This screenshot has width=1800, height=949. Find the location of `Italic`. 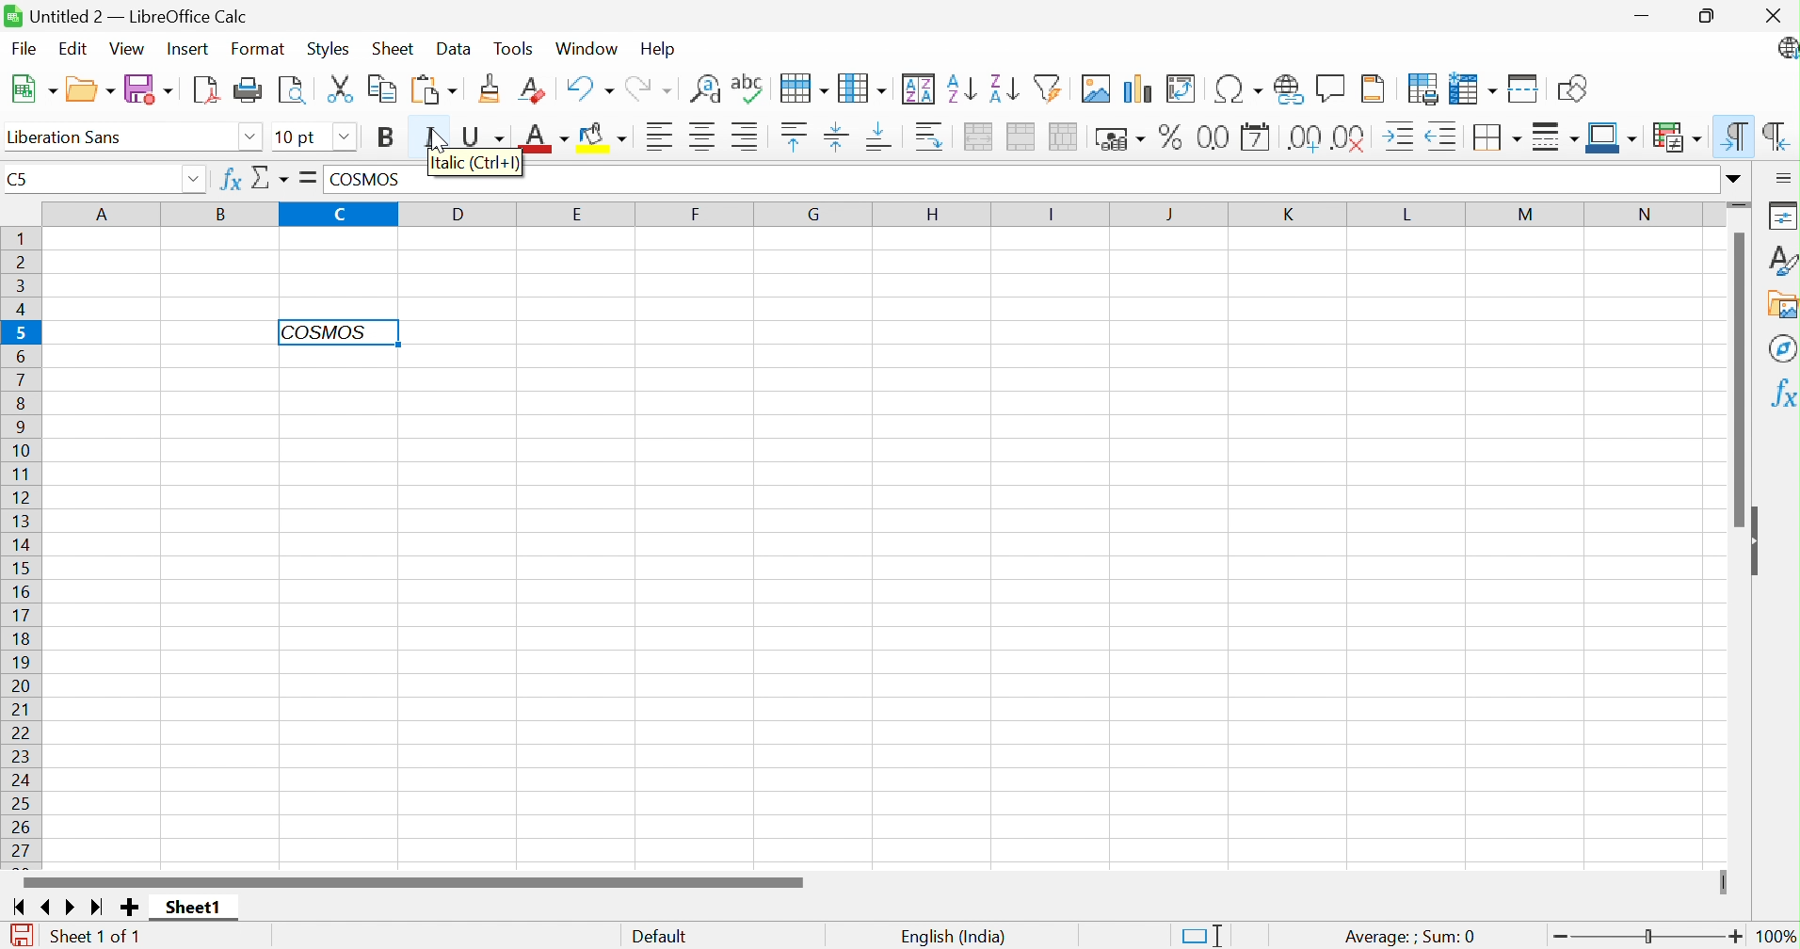

Italic is located at coordinates (434, 132).